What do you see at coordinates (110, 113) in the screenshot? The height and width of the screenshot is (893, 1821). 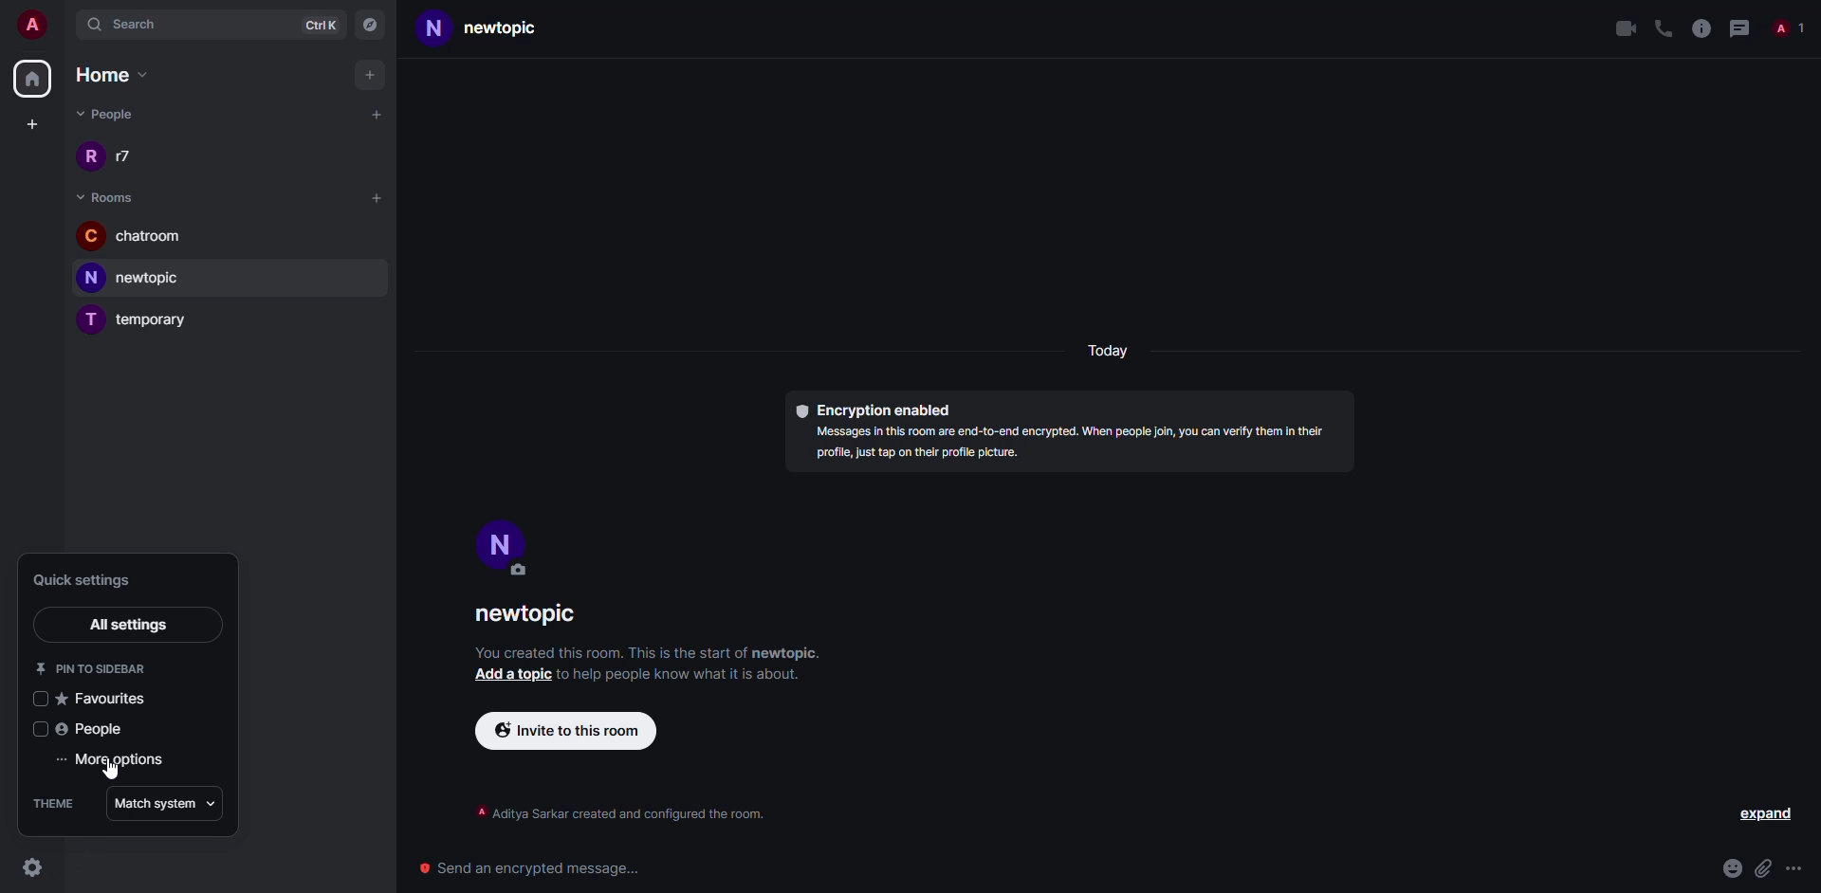 I see `people` at bounding box center [110, 113].